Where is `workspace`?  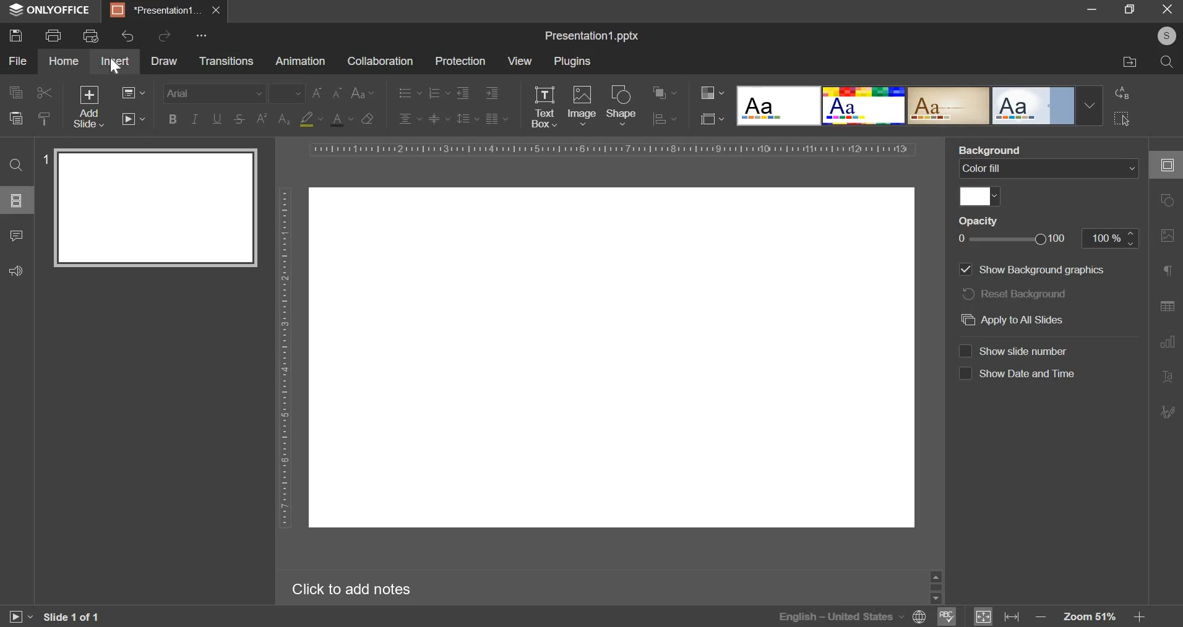 workspace is located at coordinates (610, 359).